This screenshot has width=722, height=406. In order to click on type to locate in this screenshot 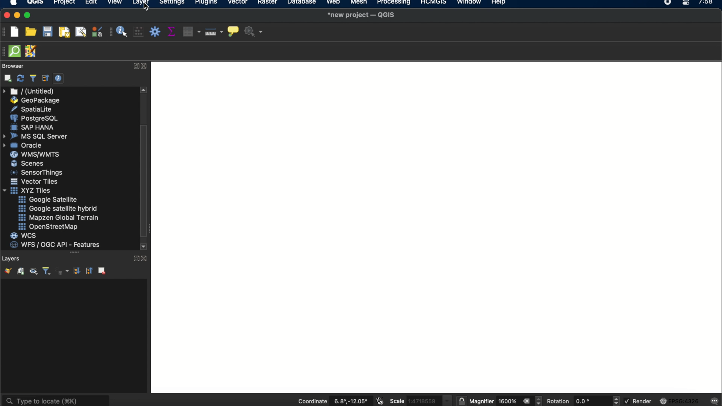, I will do `click(55, 400)`.